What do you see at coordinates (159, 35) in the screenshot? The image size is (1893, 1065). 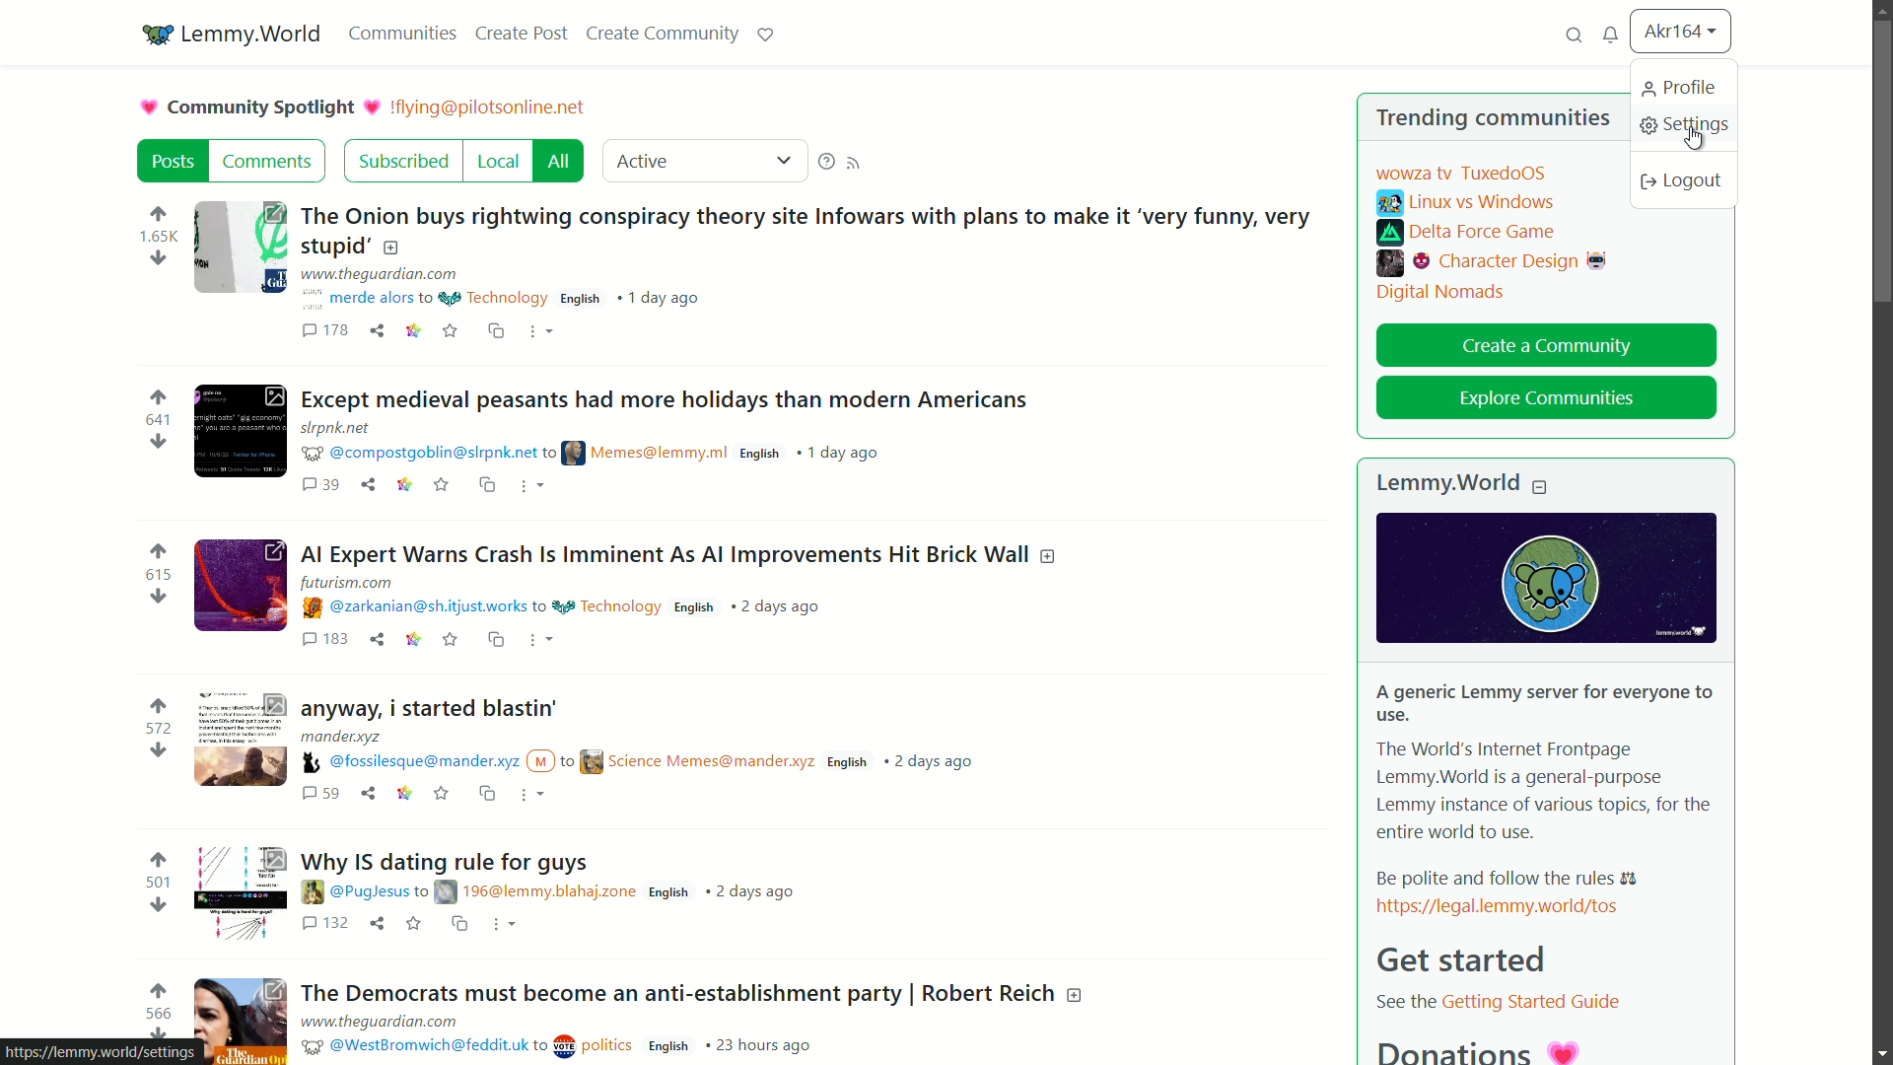 I see `community icon` at bounding box center [159, 35].